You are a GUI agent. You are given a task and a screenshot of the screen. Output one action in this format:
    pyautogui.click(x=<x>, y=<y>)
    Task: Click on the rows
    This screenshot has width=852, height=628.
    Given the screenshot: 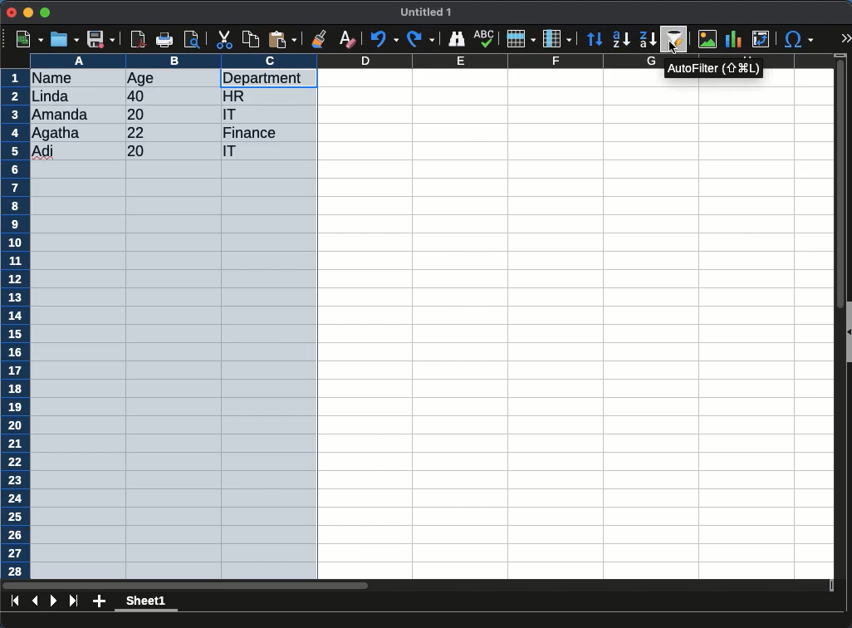 What is the action you would take?
    pyautogui.click(x=15, y=324)
    